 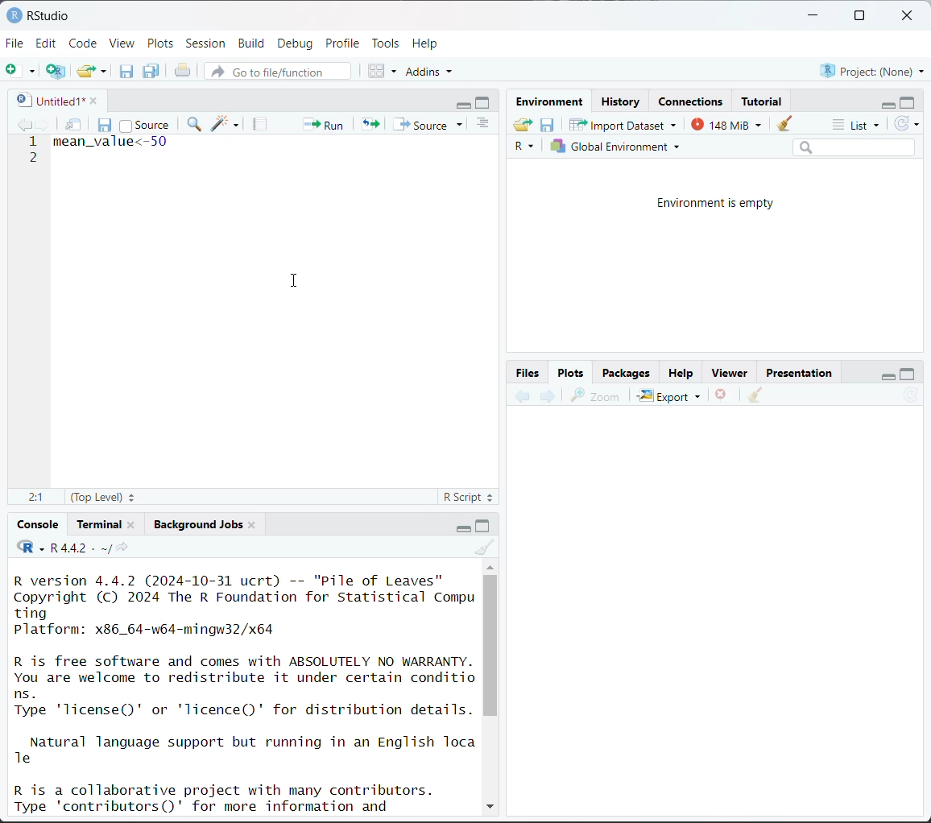 I want to click on View, so click(x=122, y=44).